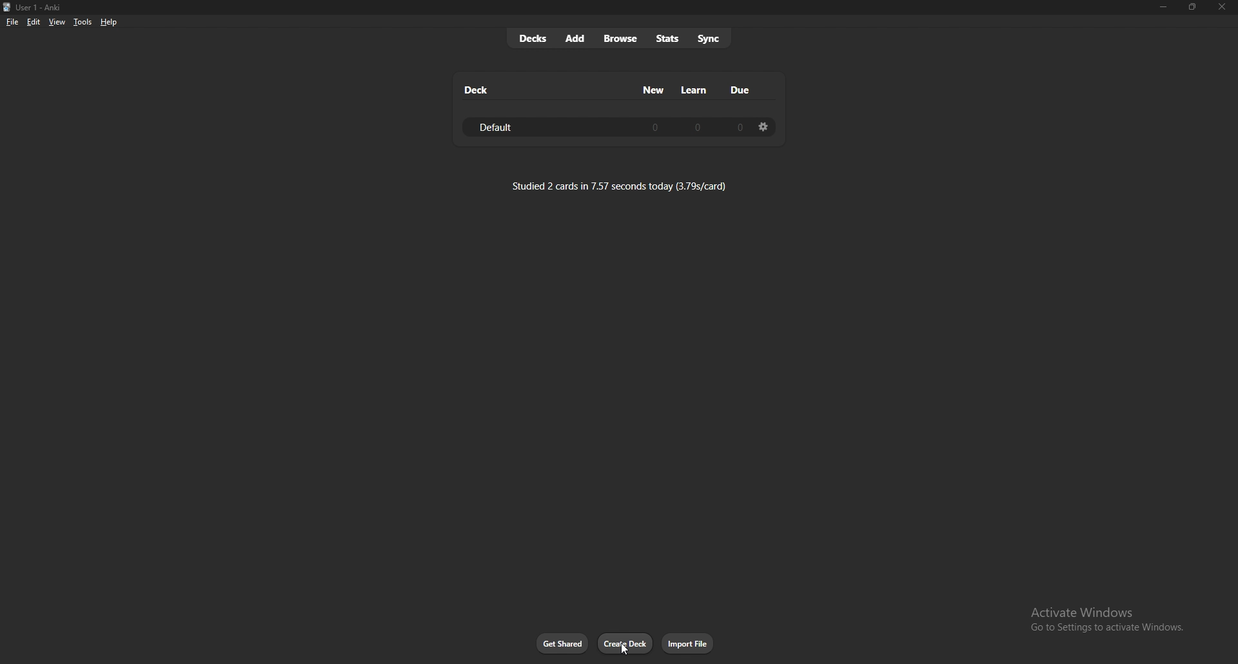 The height and width of the screenshot is (664, 1238). I want to click on 0, so click(698, 126).